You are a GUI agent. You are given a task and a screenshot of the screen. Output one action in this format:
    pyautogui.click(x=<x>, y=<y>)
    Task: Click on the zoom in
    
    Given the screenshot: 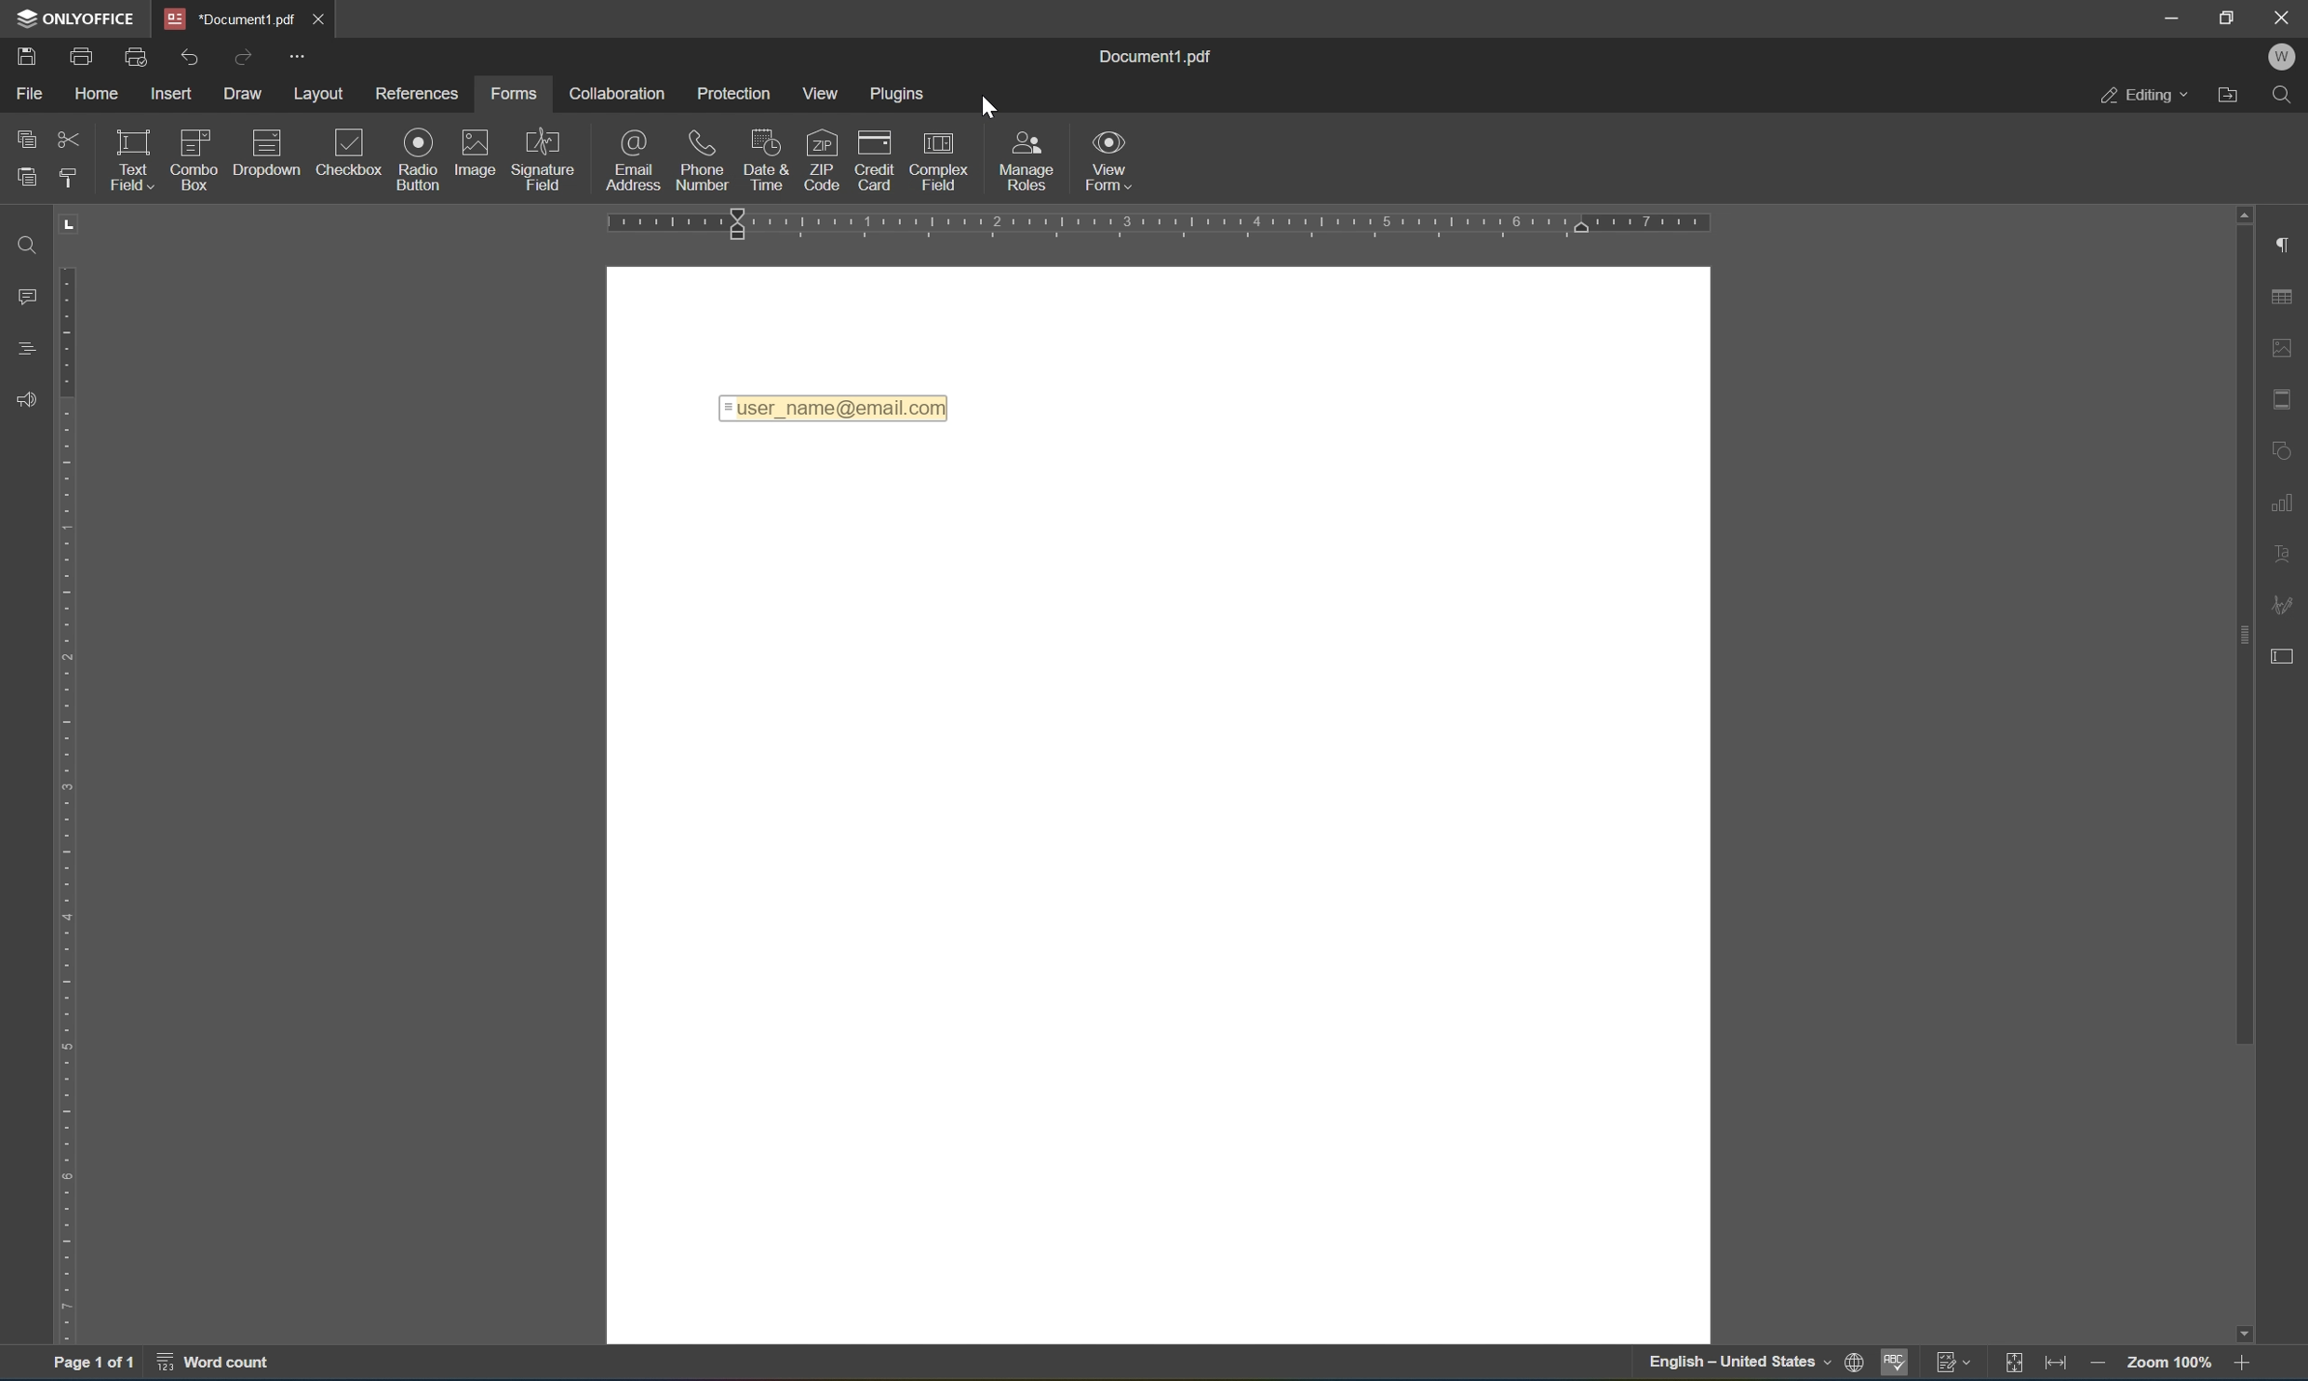 What is the action you would take?
    pyautogui.click(x=2239, y=1365)
    